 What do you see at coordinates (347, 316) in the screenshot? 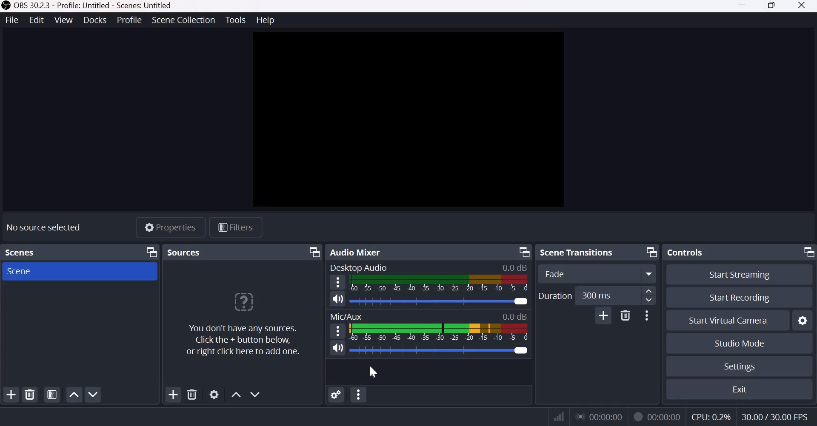
I see `Mic/Aux` at bounding box center [347, 316].